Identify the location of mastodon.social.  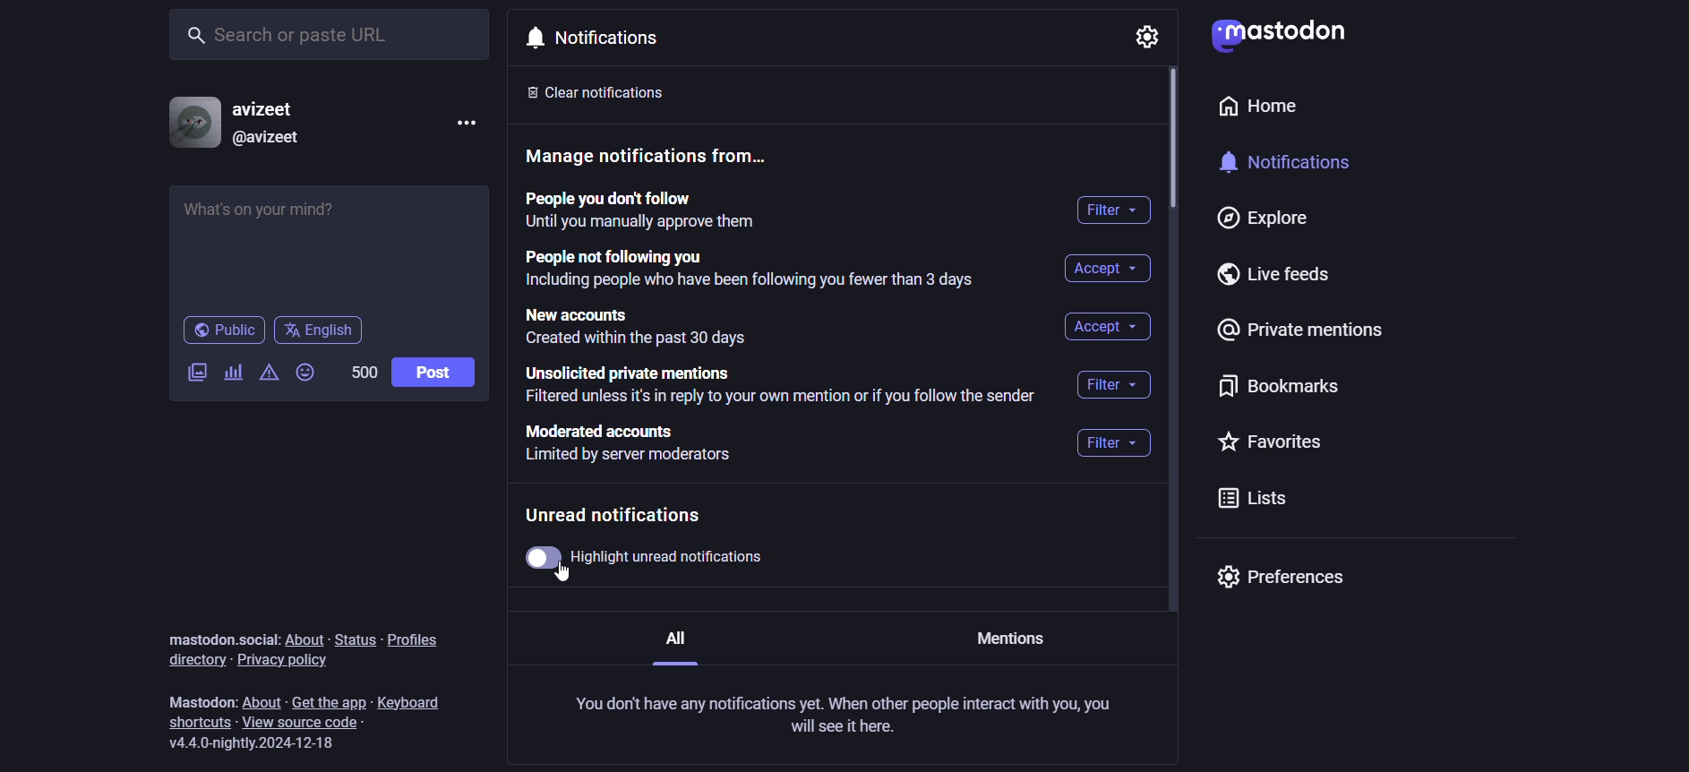
(217, 636).